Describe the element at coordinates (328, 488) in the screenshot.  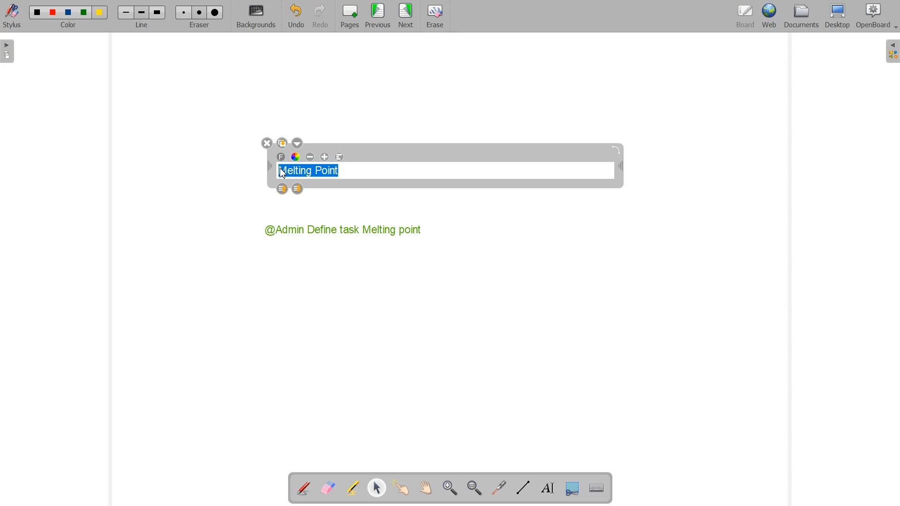
I see `Erase Annotation` at that location.